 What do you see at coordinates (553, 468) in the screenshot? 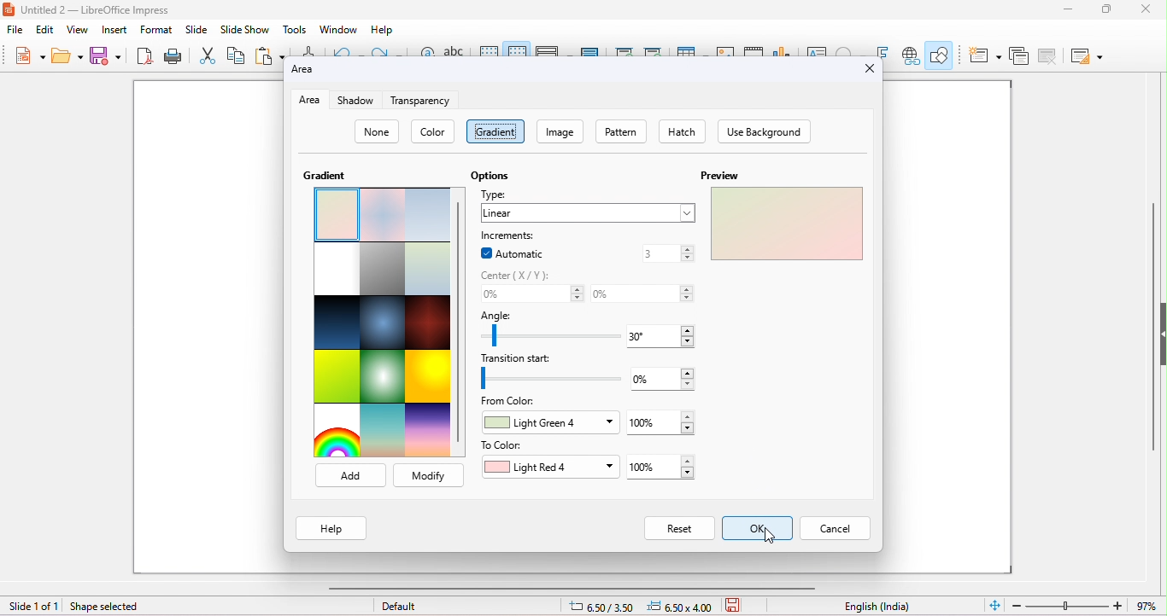
I see `To color options` at bounding box center [553, 468].